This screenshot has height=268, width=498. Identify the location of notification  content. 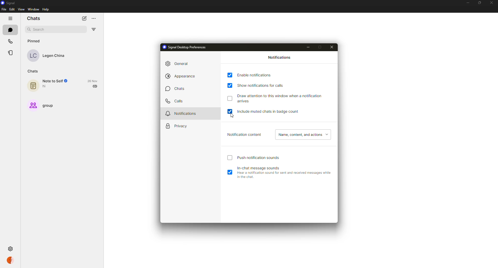
(243, 134).